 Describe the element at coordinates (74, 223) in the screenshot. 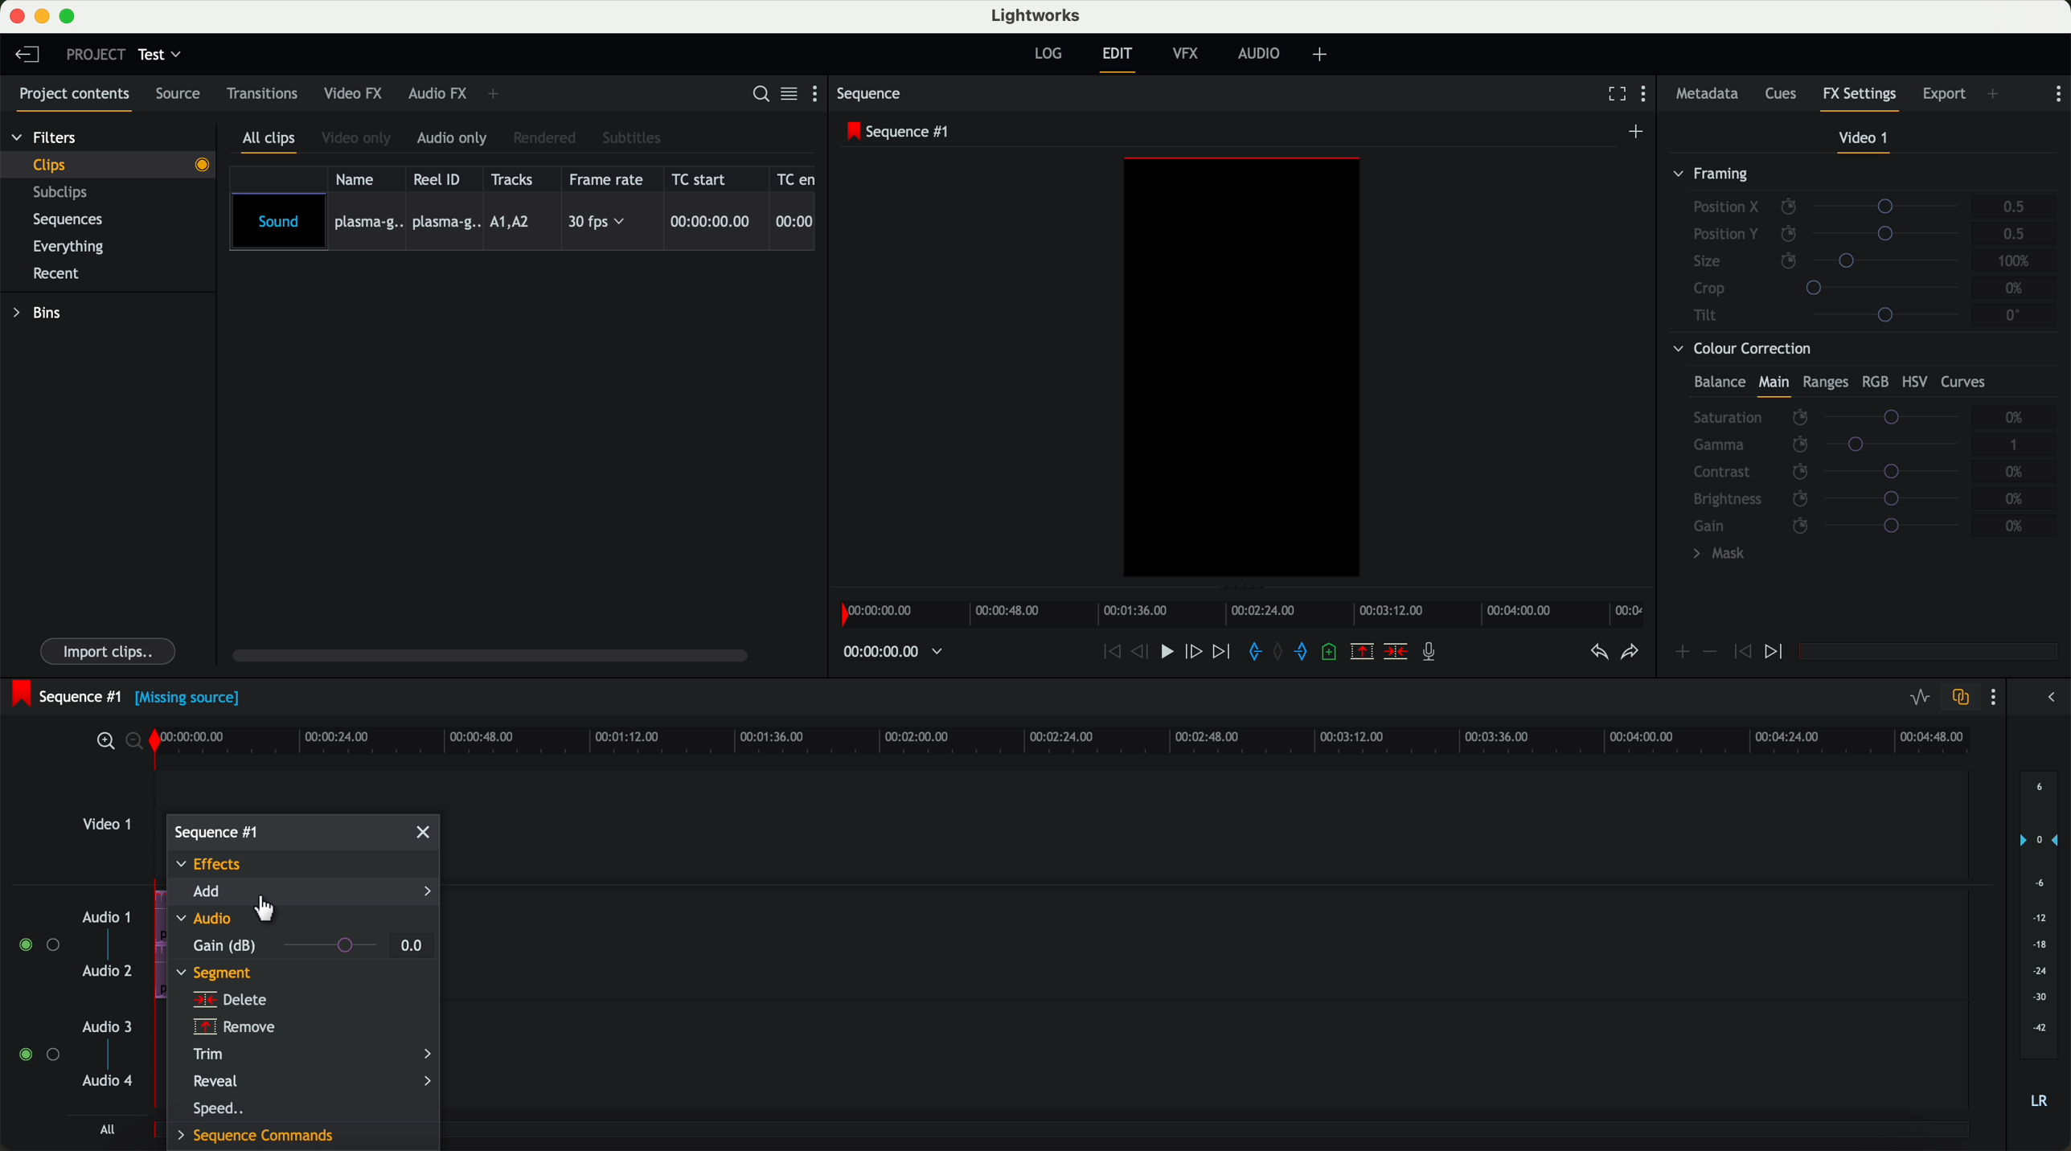

I see `sequences` at that location.